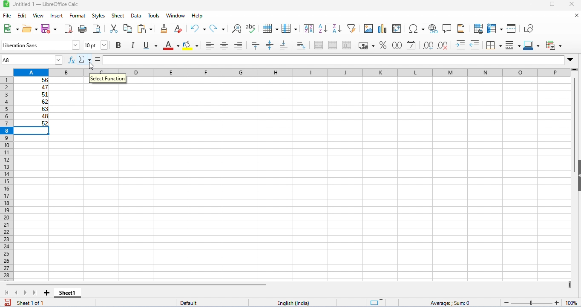  What do you see at coordinates (147, 29) in the screenshot?
I see `paste` at bounding box center [147, 29].